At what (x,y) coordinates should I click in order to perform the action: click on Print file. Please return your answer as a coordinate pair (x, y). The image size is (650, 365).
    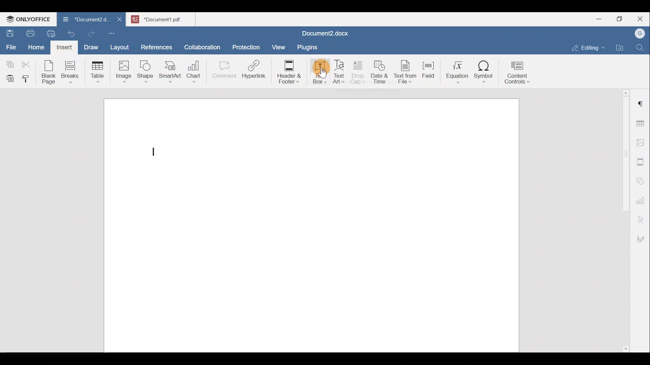
    Looking at the image, I should click on (29, 32).